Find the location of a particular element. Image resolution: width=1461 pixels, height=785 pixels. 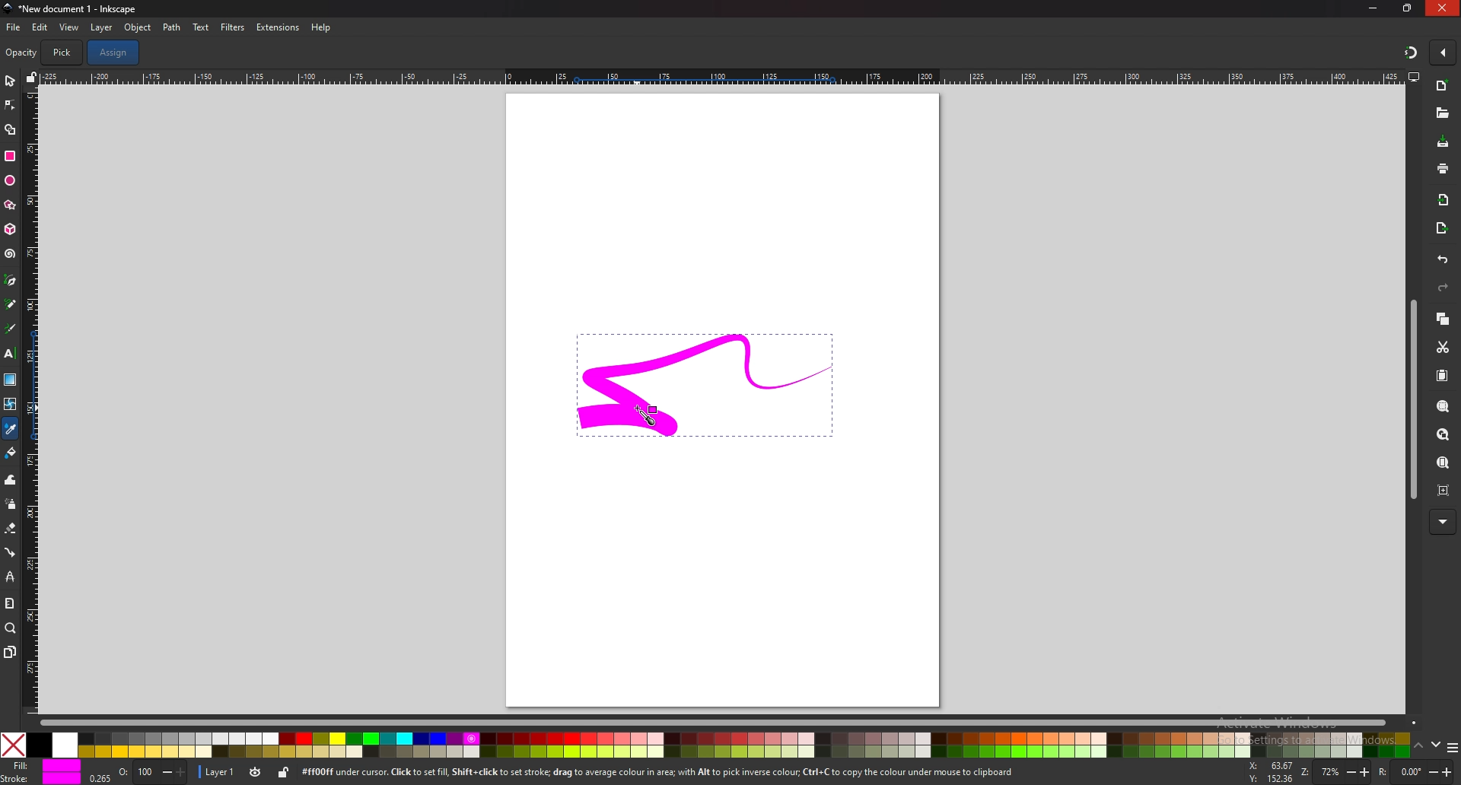

print is located at coordinates (1443, 168).